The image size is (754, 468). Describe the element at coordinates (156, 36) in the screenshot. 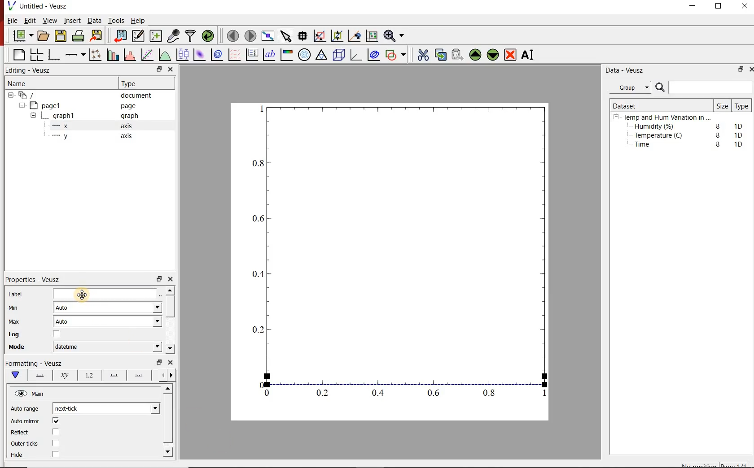

I see `create new datasets using ranges, parametrically or as functions of existing datasets` at that location.